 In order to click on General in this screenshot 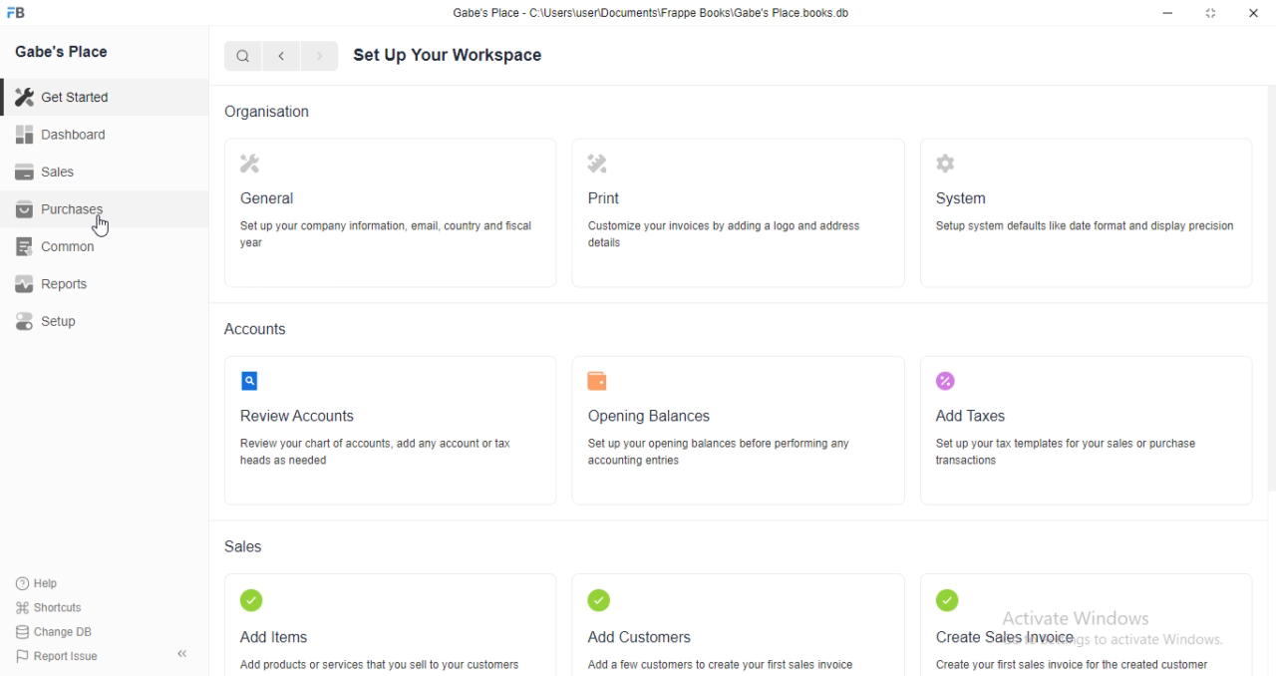, I will do `click(272, 197)`.